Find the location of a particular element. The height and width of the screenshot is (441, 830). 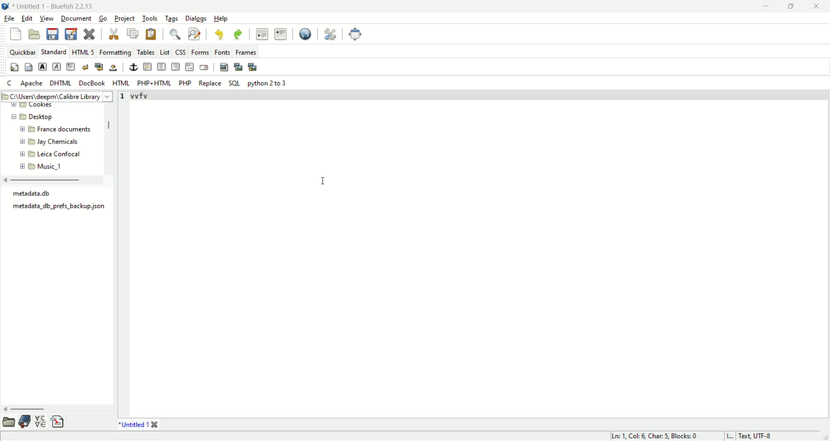

cursor is located at coordinates (326, 178).